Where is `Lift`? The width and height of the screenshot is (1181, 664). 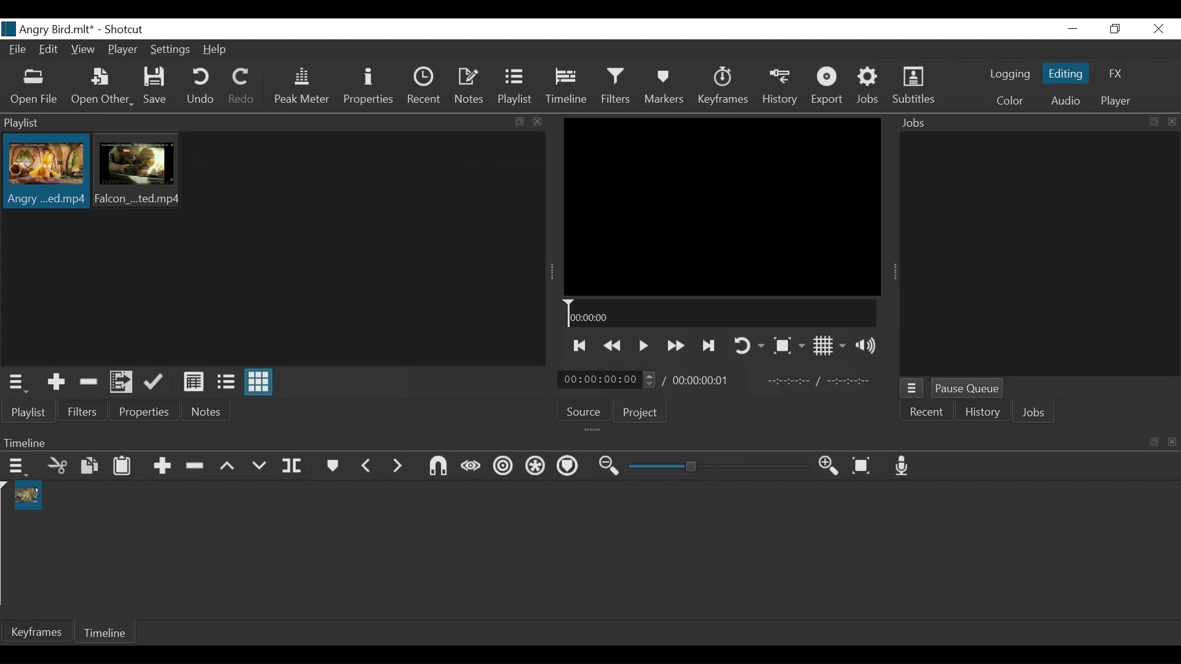
Lift is located at coordinates (231, 466).